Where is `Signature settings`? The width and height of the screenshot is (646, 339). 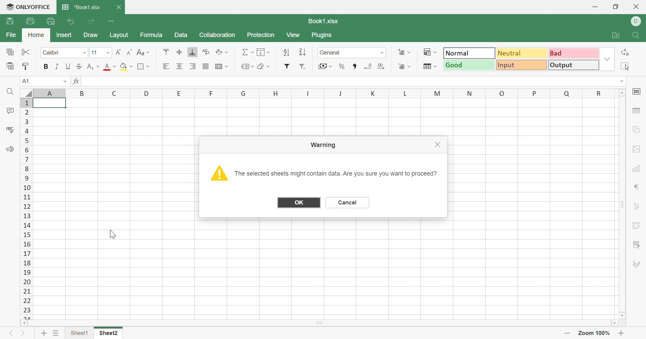
Signature settings is located at coordinates (637, 263).